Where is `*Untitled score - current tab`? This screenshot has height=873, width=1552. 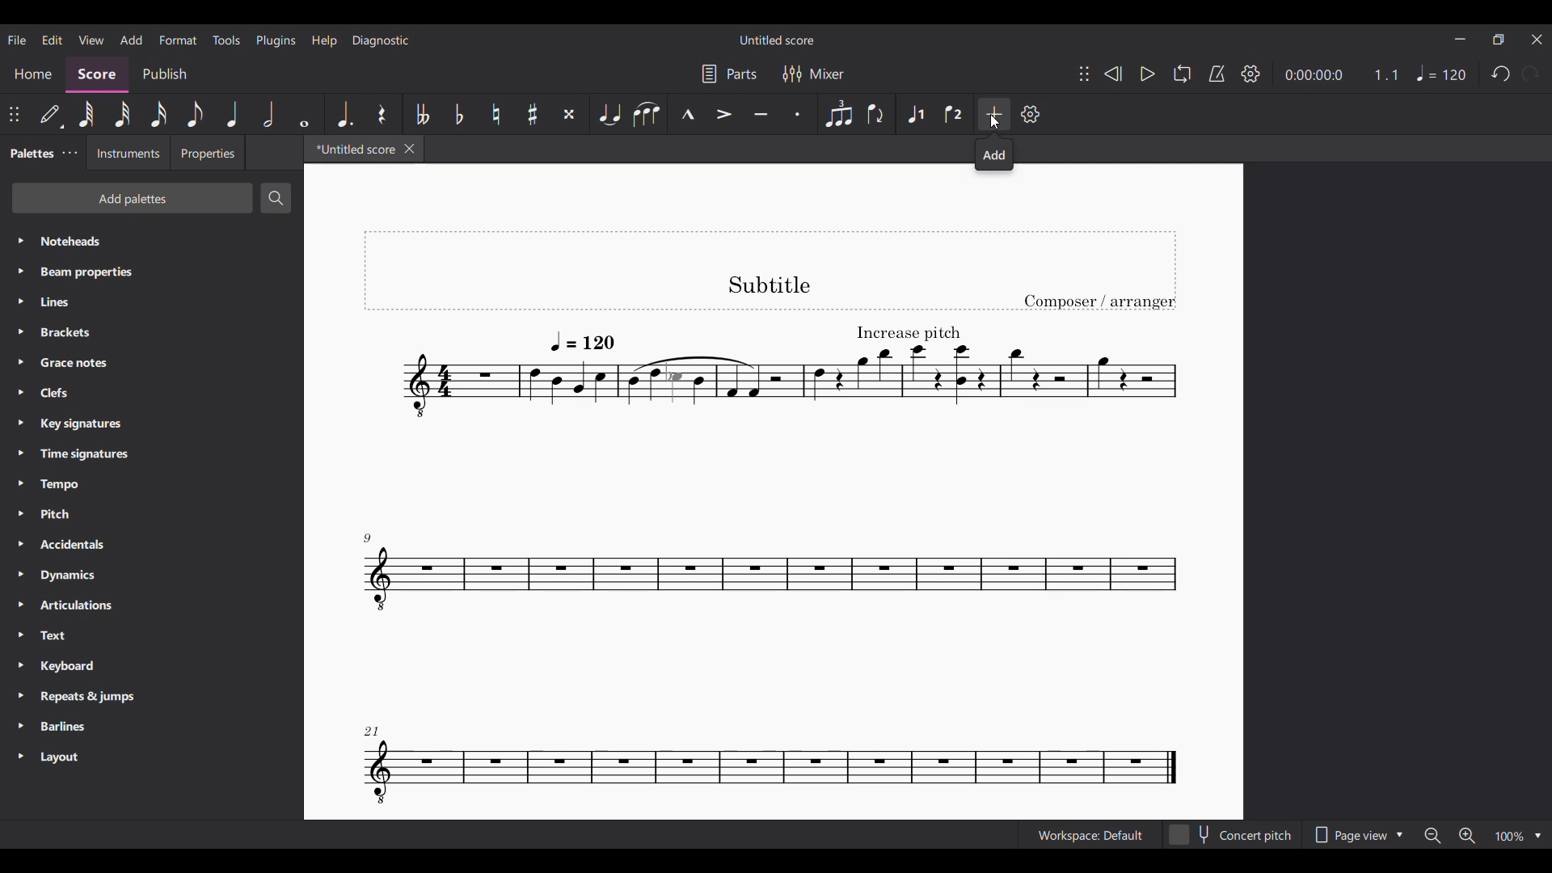 *Untitled score - current tab is located at coordinates (352, 149).